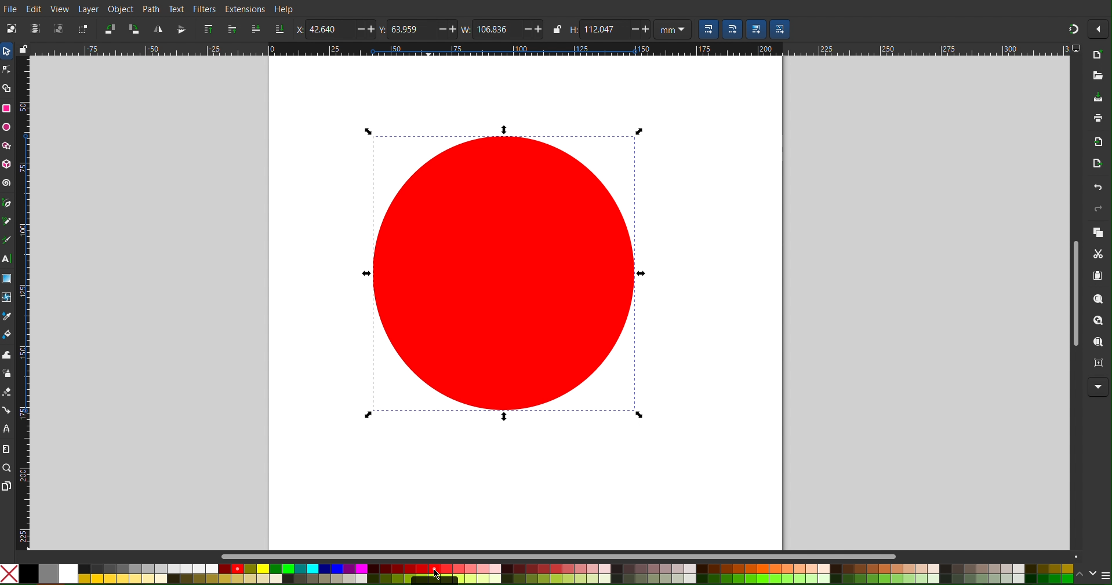 This screenshot has width=1112, height=585. I want to click on Scaling Option 3, so click(755, 30).